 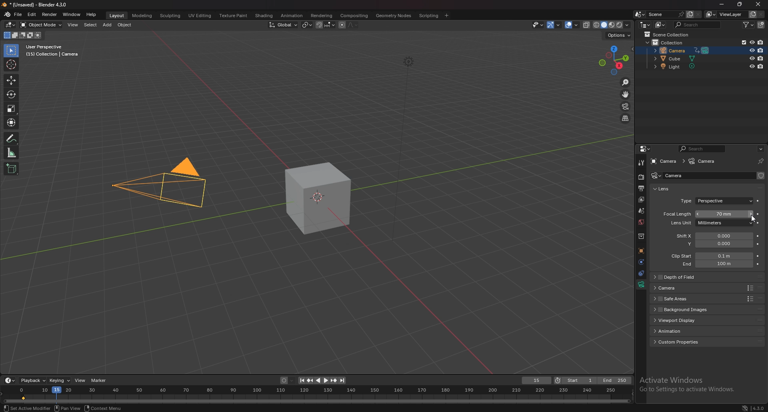 I want to click on file, so click(x=19, y=15).